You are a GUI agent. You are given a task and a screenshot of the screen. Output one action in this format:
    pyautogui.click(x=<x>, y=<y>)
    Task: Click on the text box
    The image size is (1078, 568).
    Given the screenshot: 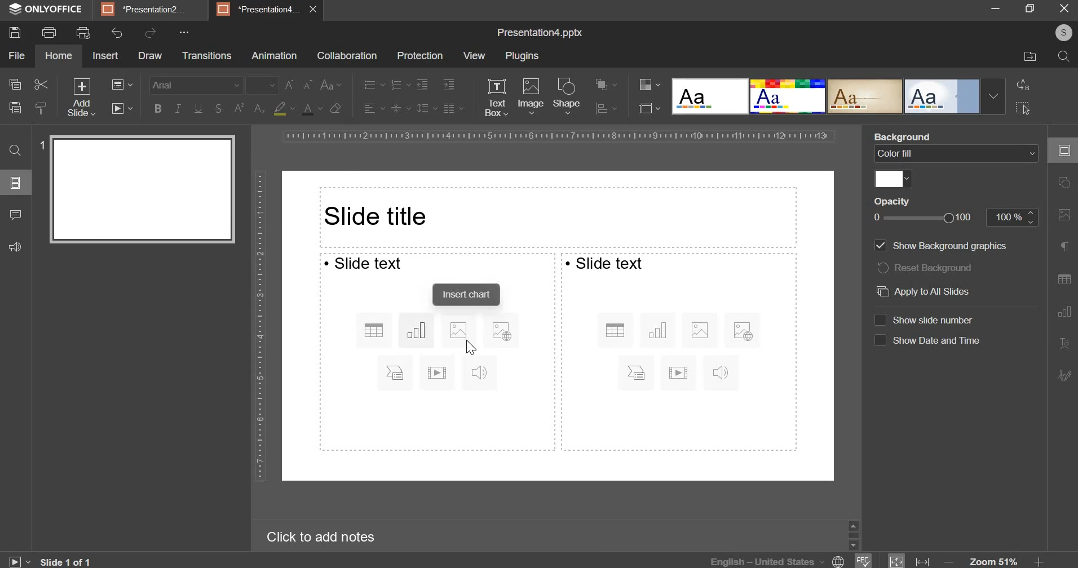 What is the action you would take?
    pyautogui.click(x=497, y=98)
    